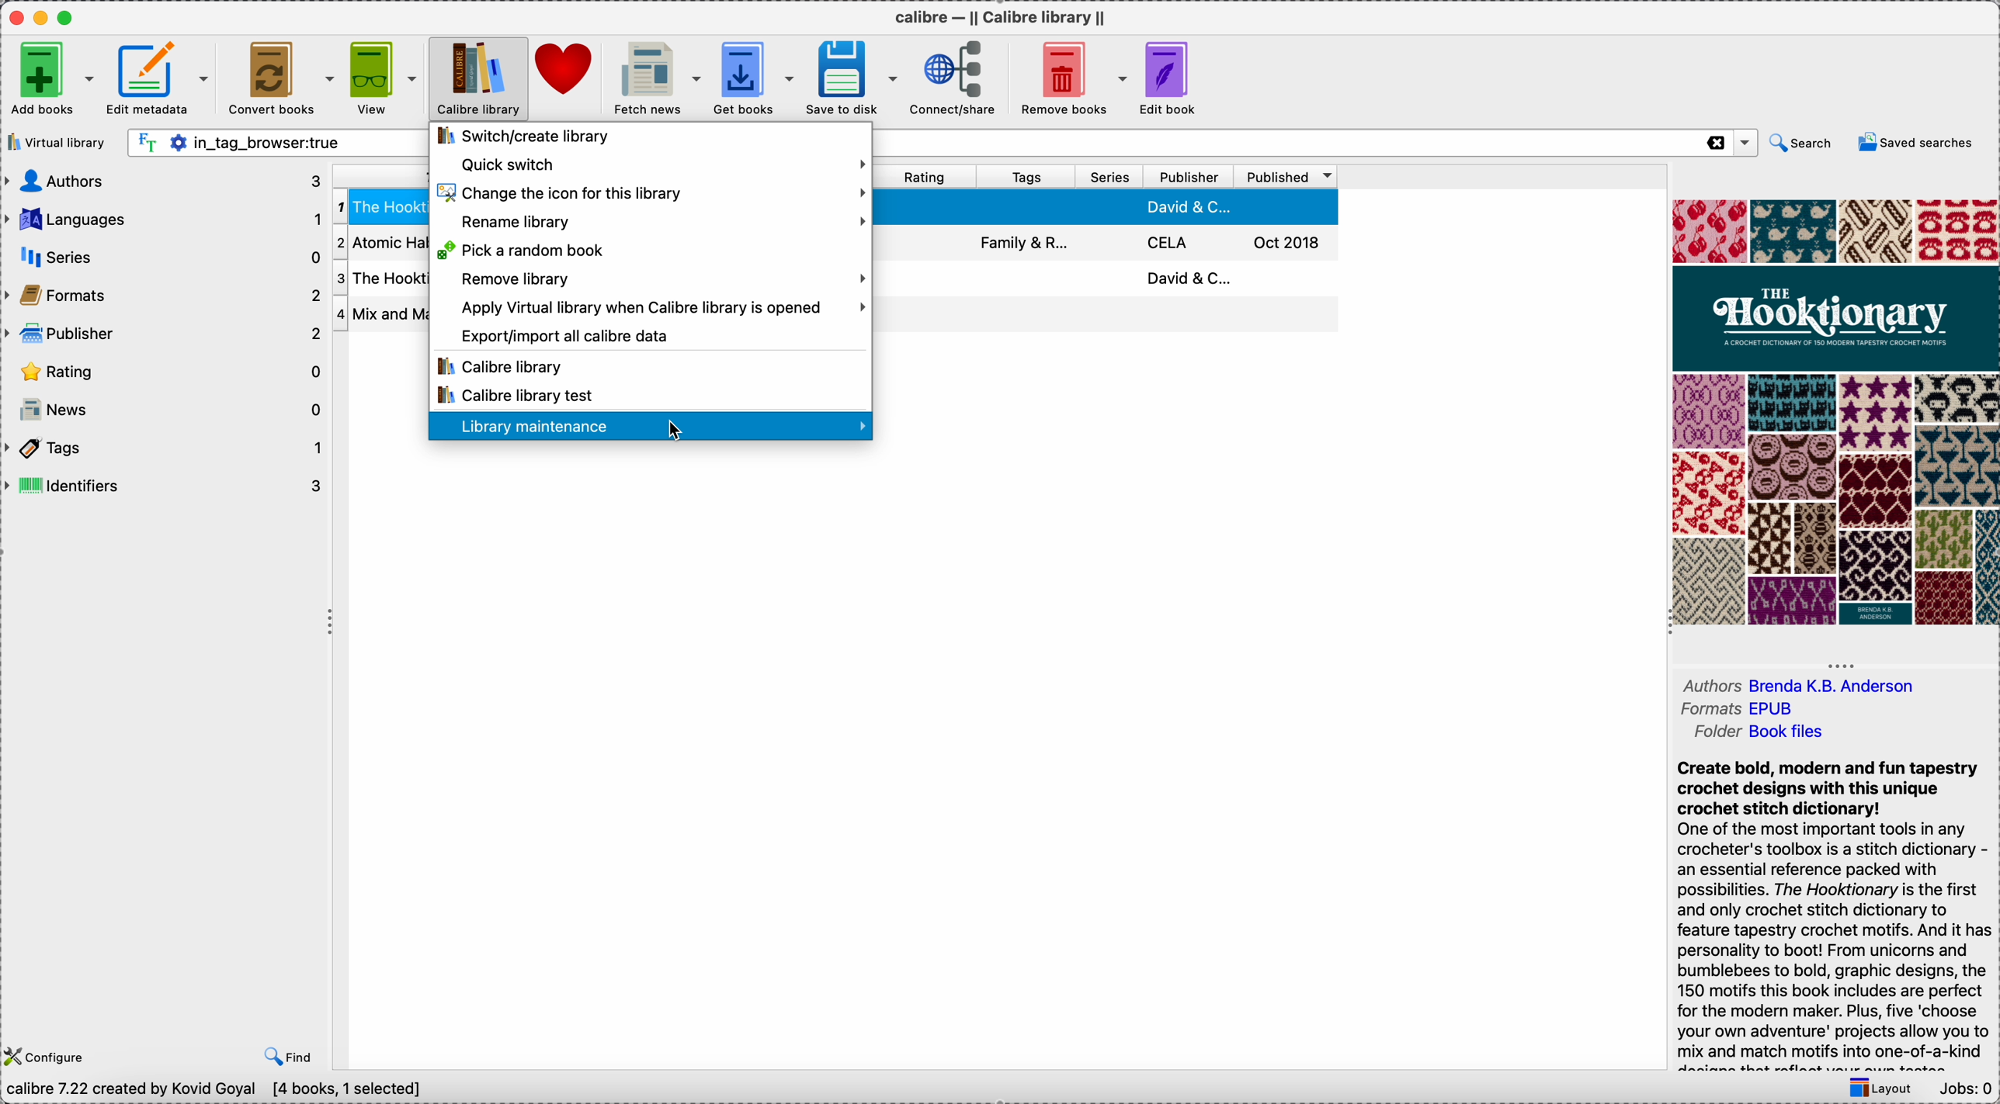 The height and width of the screenshot is (1104, 2000). Describe the element at coordinates (1836, 915) in the screenshot. I see `synopsis` at that location.